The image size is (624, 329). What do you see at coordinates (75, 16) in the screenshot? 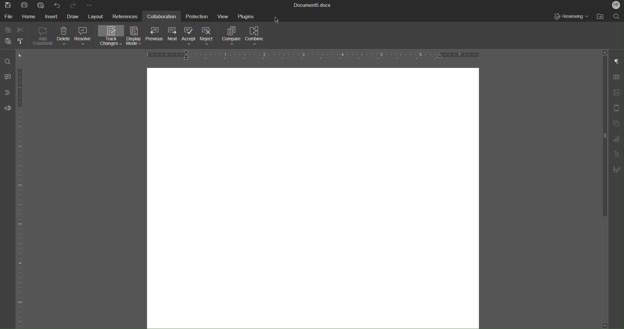
I see `Draw` at bounding box center [75, 16].